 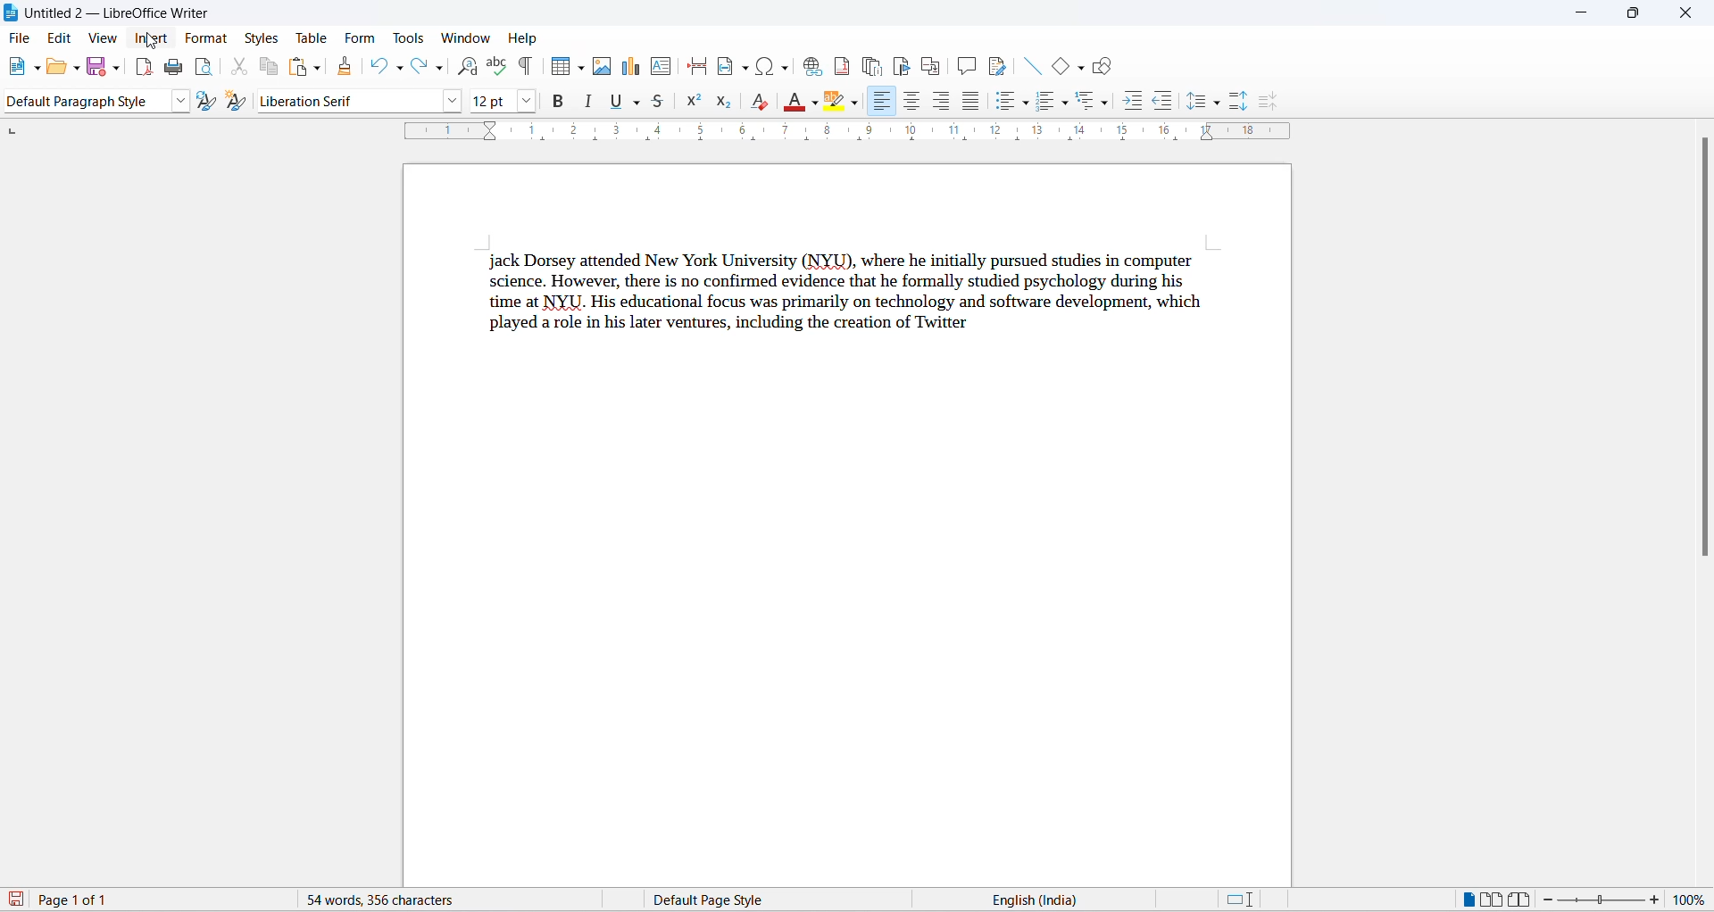 What do you see at coordinates (939, 103) in the screenshot?
I see `text align right` at bounding box center [939, 103].